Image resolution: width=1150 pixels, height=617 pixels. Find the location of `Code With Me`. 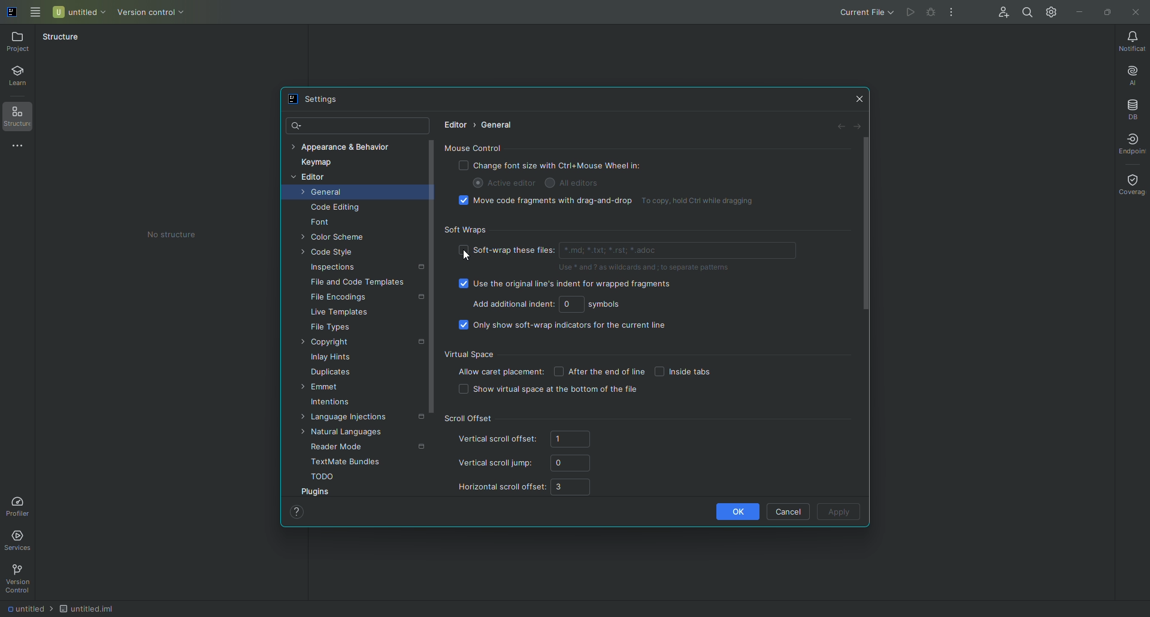

Code With Me is located at coordinates (1003, 13).